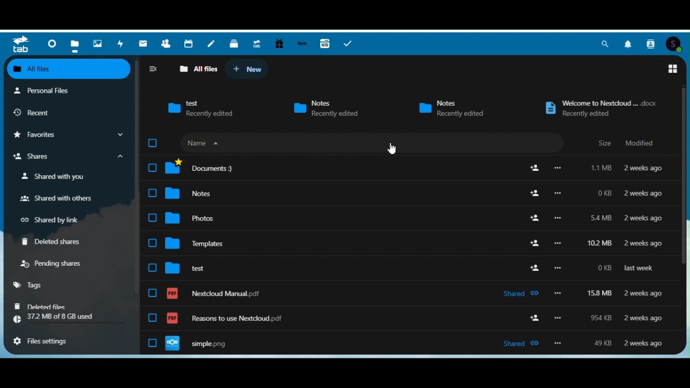 This screenshot has height=388, width=690. Describe the element at coordinates (410, 168) in the screenshot. I see `Documents:)` at that location.